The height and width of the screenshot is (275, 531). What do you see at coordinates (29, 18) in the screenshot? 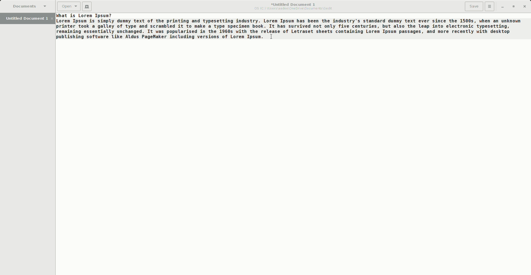
I see `Untitled Document` at bounding box center [29, 18].